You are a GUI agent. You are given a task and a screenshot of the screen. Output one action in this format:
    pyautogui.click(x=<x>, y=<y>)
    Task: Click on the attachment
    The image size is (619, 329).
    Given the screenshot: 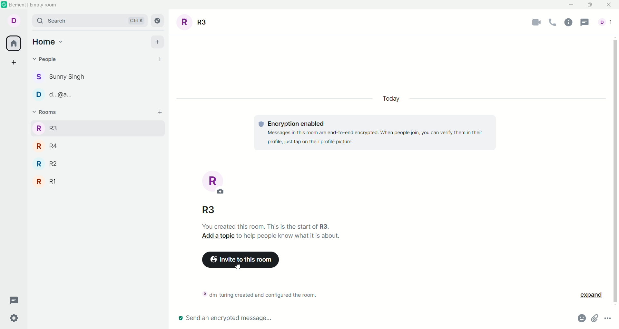 What is the action you would take?
    pyautogui.click(x=595, y=319)
    